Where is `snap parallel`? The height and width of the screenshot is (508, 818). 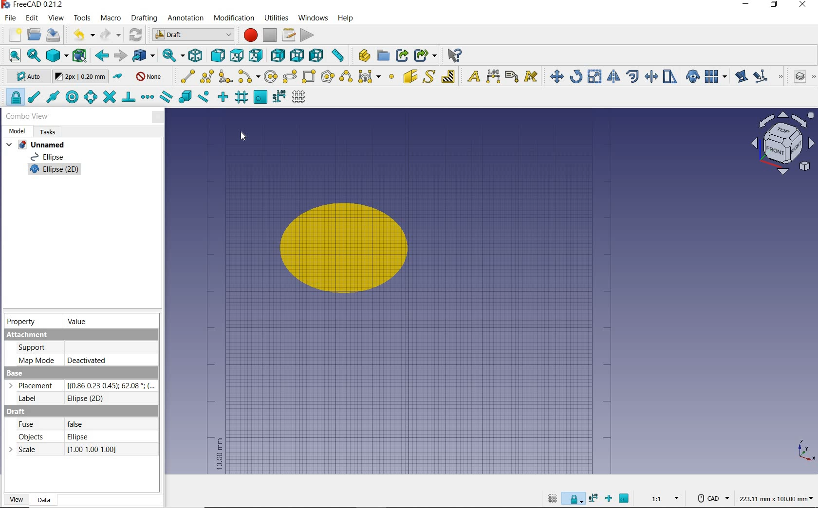 snap parallel is located at coordinates (166, 97).